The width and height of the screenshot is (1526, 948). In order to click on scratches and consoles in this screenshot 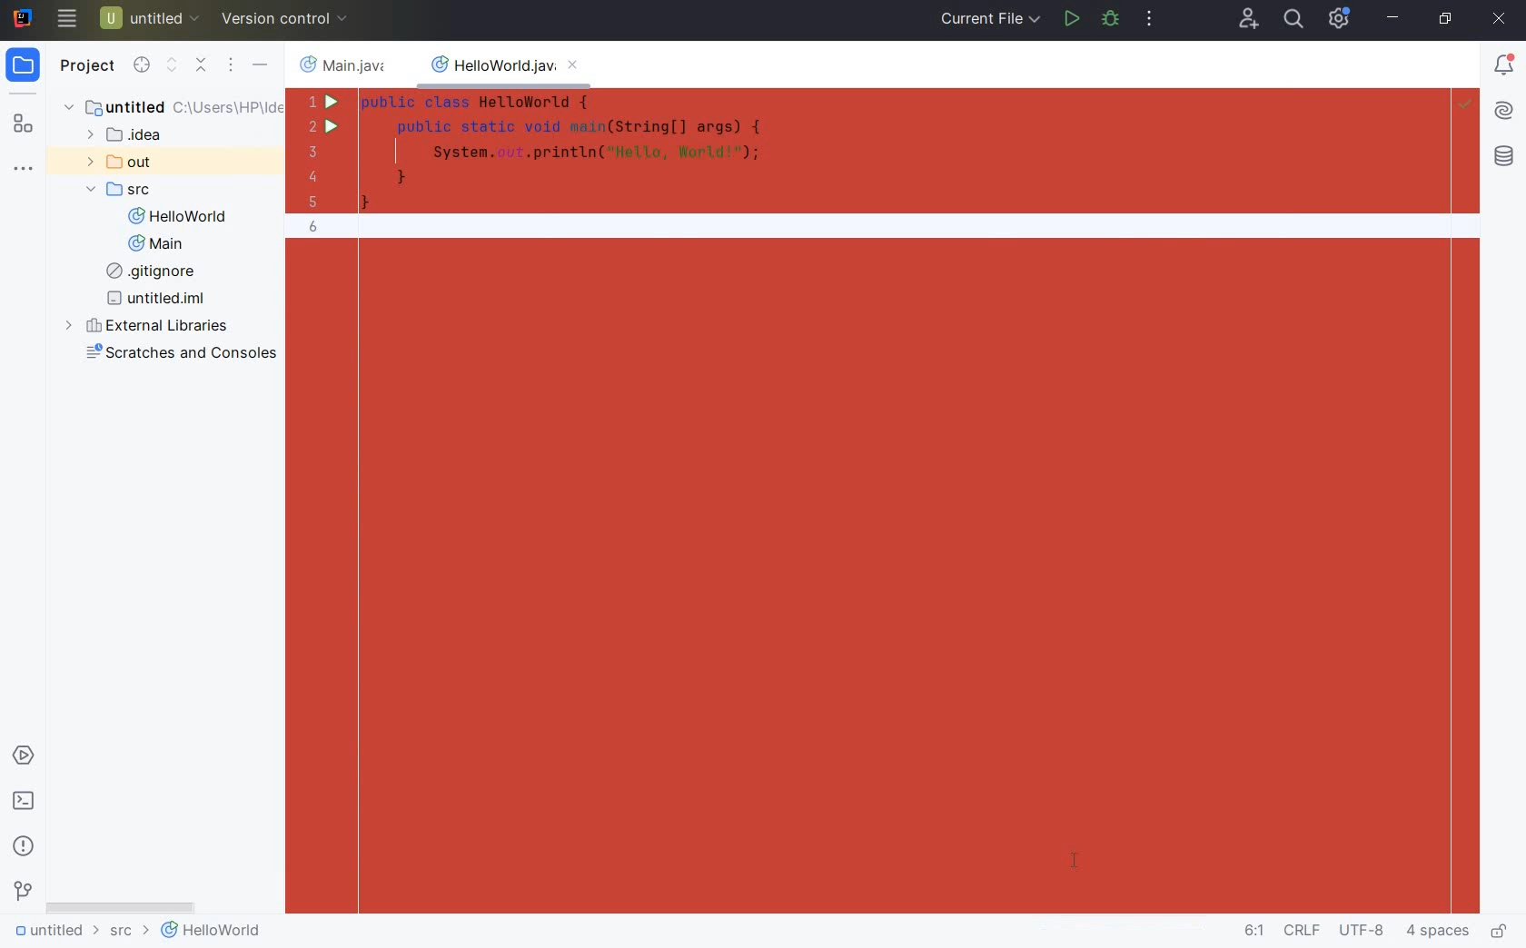, I will do `click(177, 356)`.